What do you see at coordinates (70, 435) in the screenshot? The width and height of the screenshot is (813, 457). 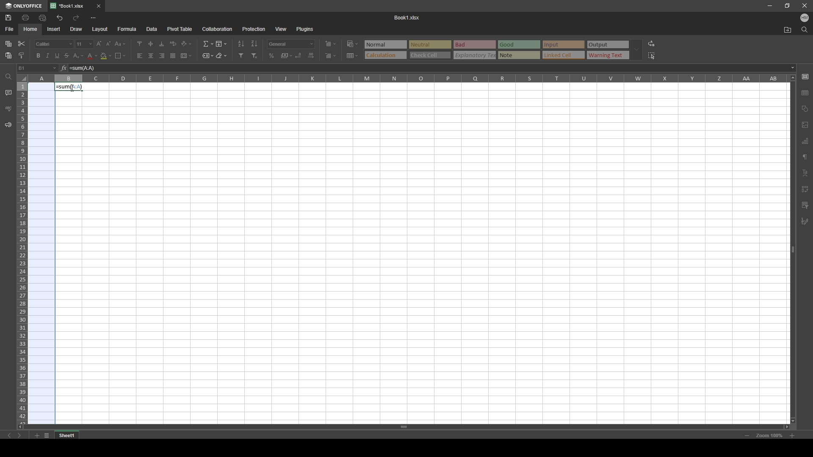 I see `tab` at bounding box center [70, 435].